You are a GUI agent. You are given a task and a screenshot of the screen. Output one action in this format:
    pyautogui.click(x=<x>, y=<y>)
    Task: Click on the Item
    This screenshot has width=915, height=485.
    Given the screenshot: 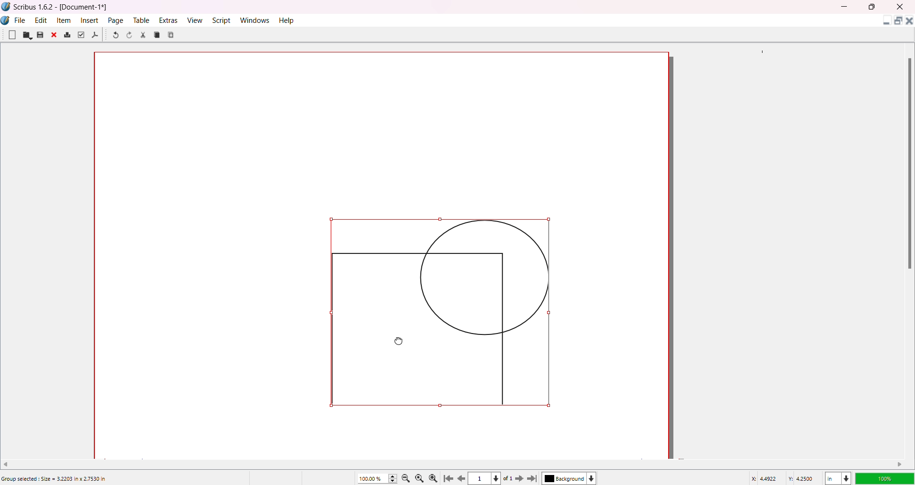 What is the action you would take?
    pyautogui.click(x=65, y=20)
    